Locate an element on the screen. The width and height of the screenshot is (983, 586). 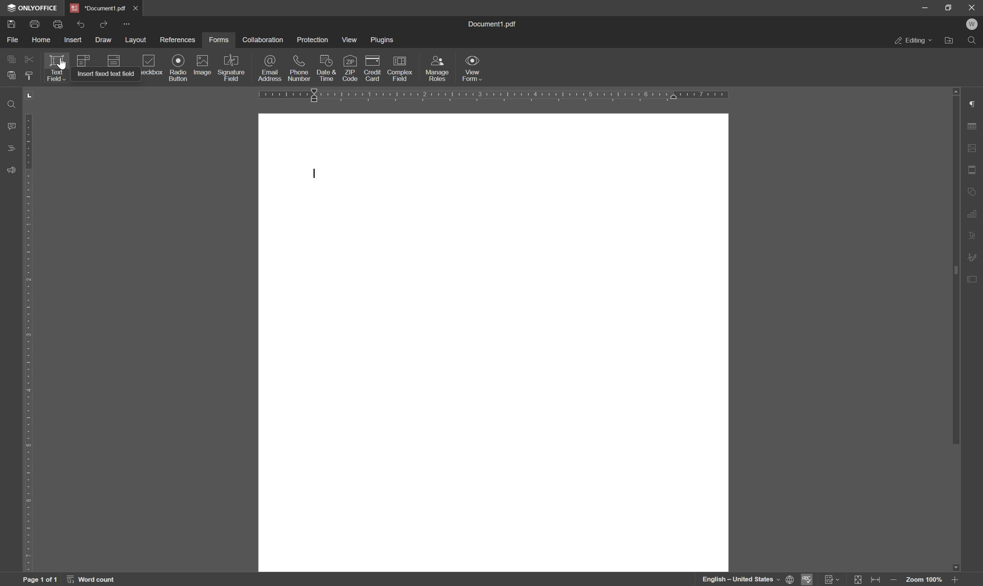
*Document1.pdf is located at coordinates (137, 8).